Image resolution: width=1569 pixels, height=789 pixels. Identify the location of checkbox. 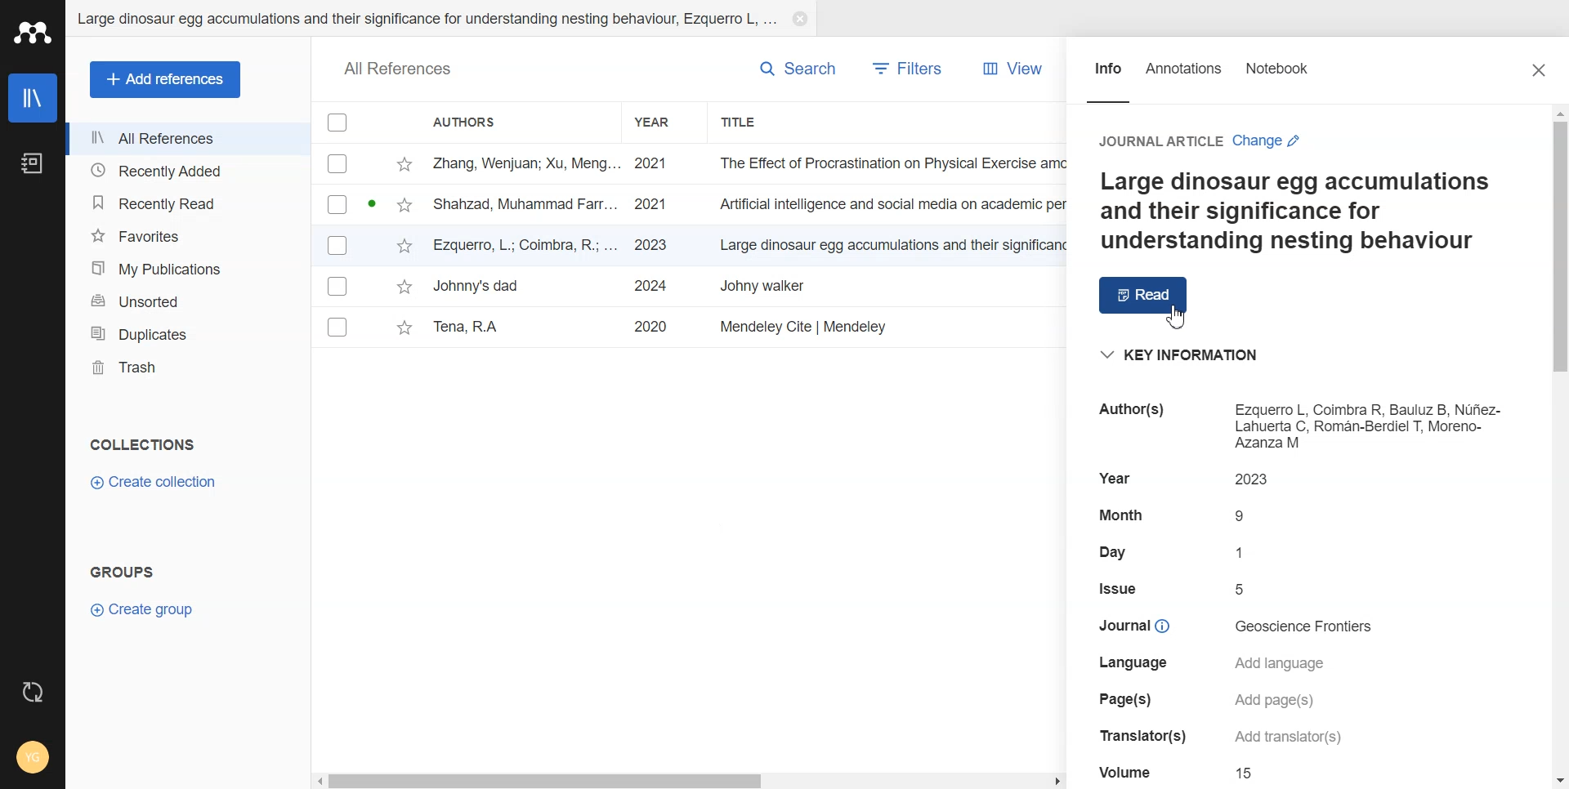
(340, 286).